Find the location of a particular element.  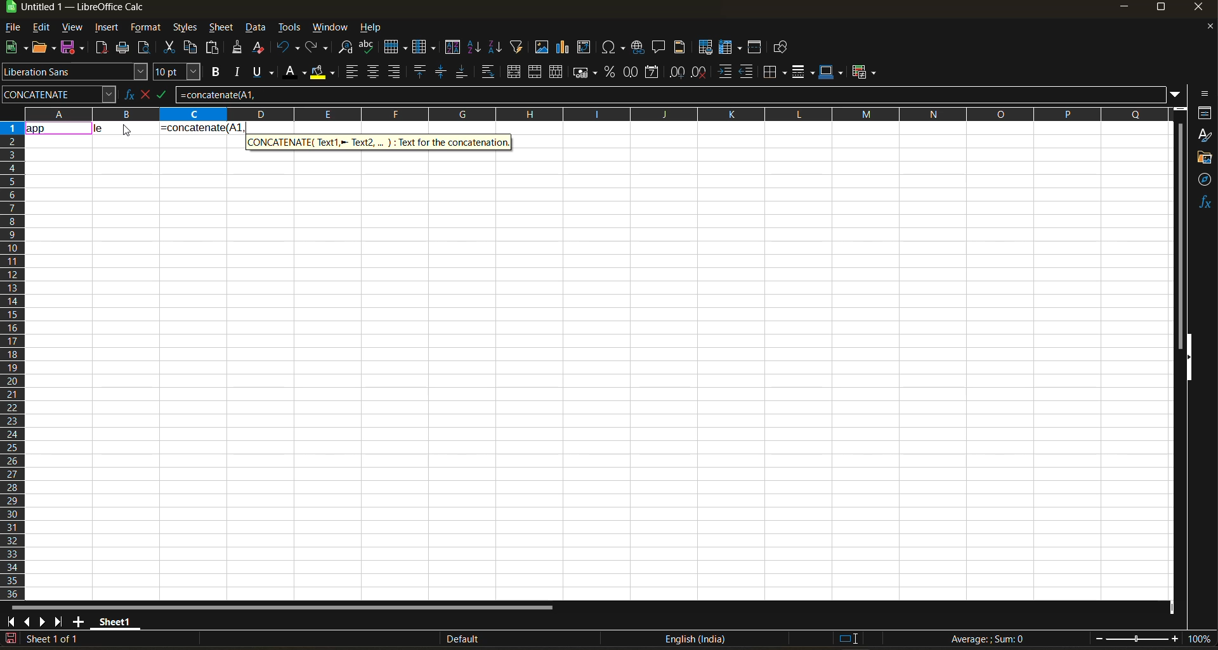

cursor is located at coordinates (128, 131).